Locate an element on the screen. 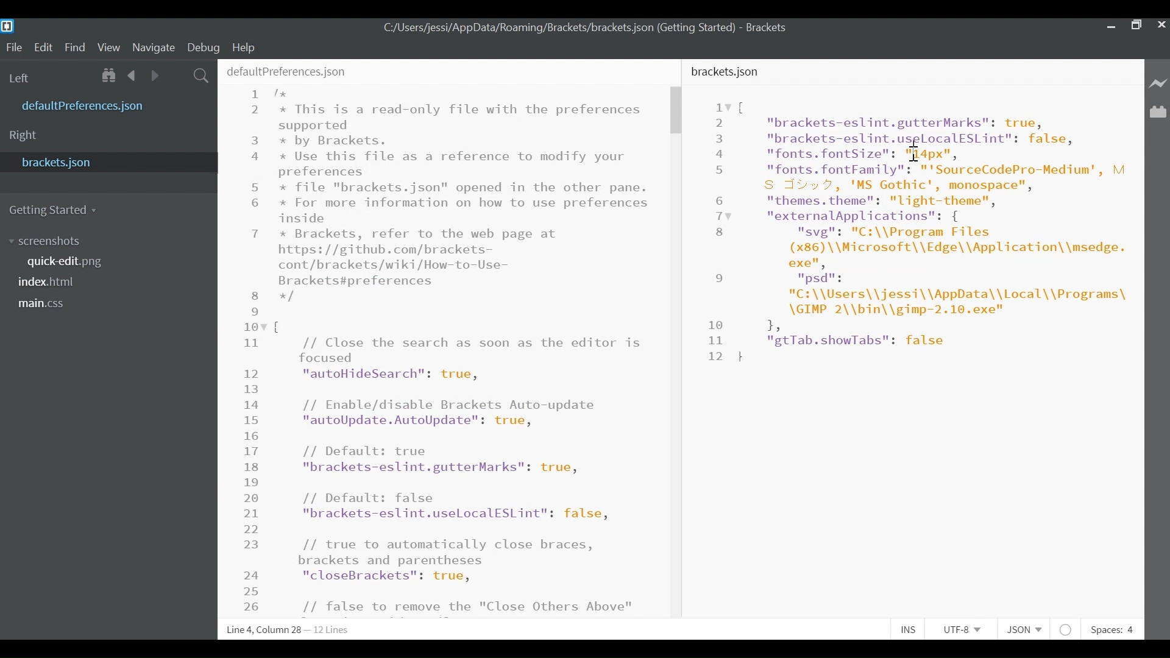 The height and width of the screenshot is (658, 1170). Navigate Back is located at coordinates (132, 75).